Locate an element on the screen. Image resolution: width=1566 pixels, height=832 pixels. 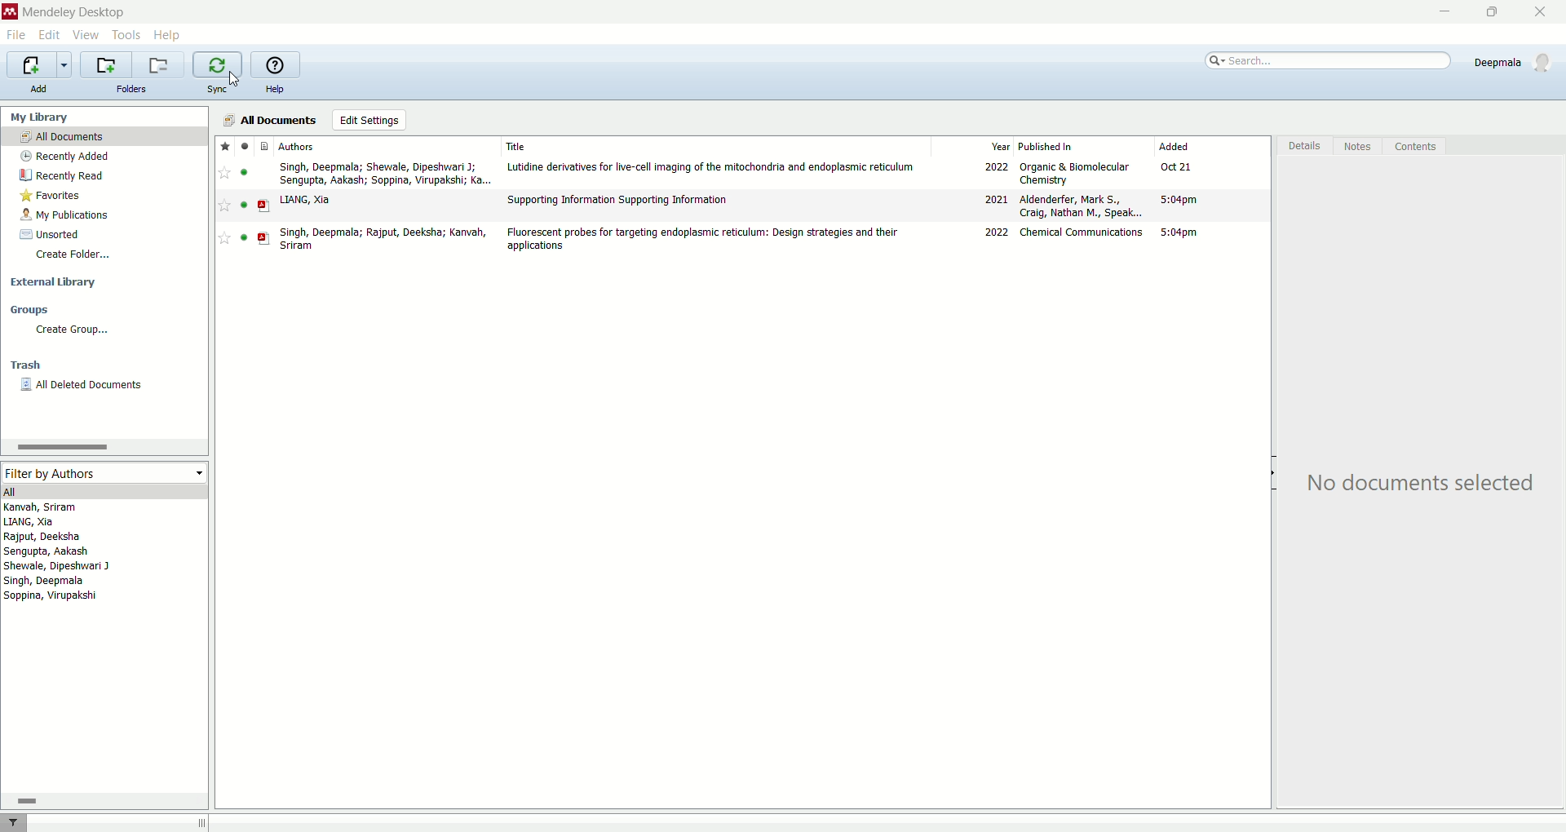
2021 is located at coordinates (995, 200).